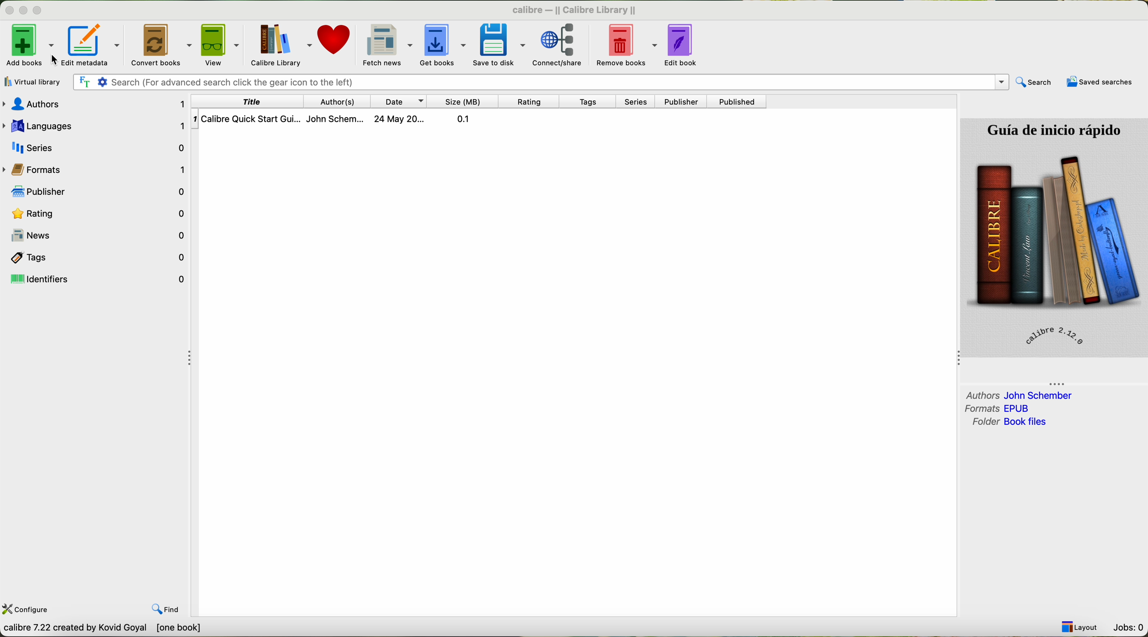 The image size is (1148, 637). What do you see at coordinates (623, 45) in the screenshot?
I see `remove books` at bounding box center [623, 45].